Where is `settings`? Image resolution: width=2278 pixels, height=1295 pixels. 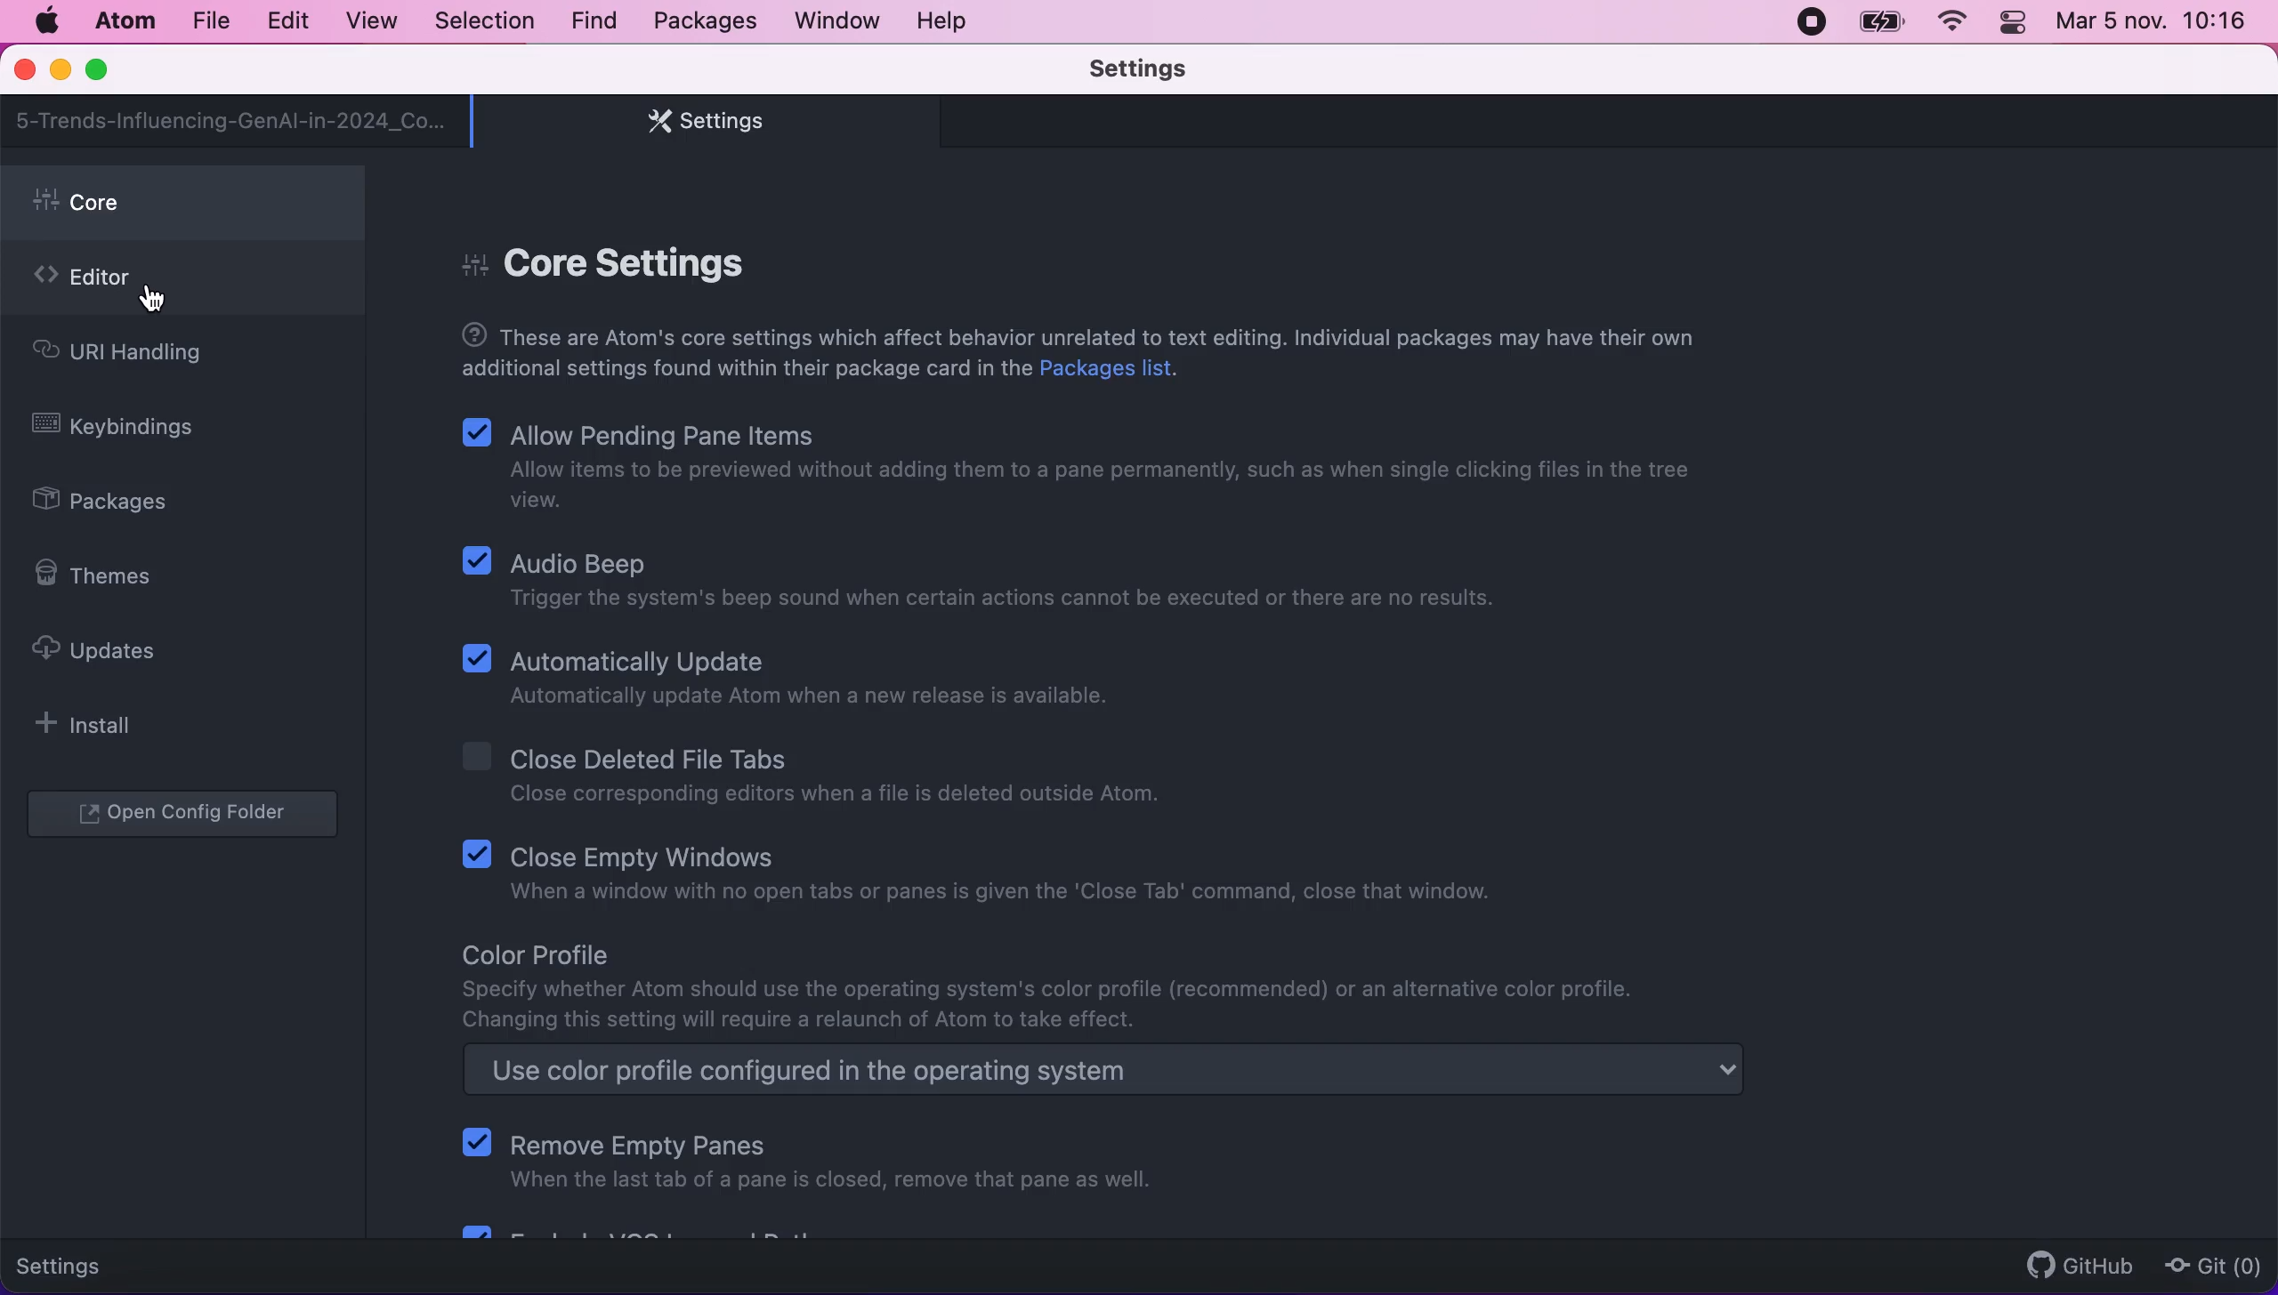 settings is located at coordinates (1165, 70).